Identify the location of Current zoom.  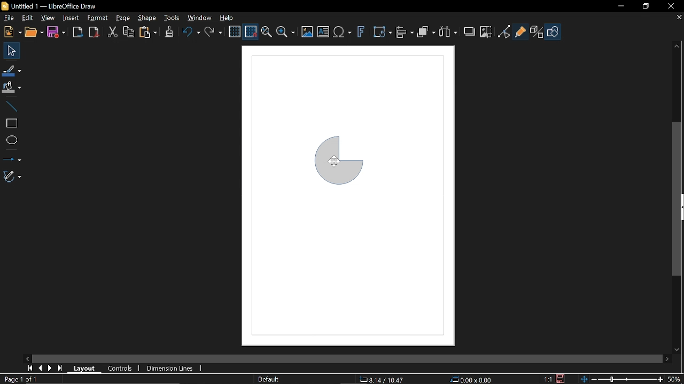
(676, 379).